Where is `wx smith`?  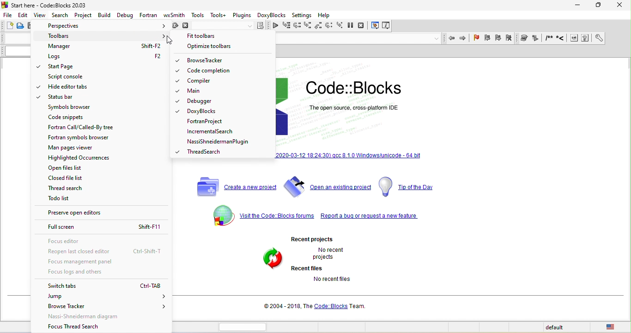 wx smith is located at coordinates (173, 15).